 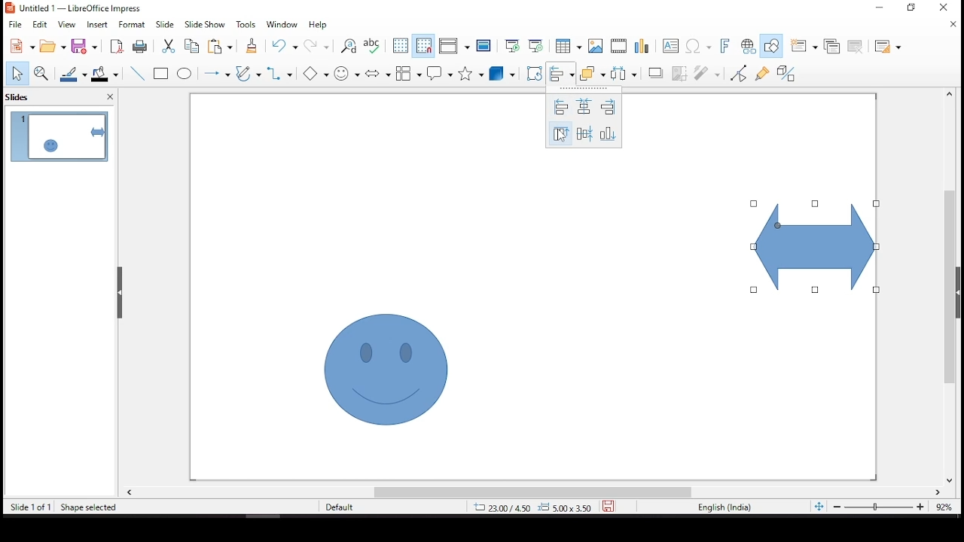 I want to click on edit, so click(x=40, y=25).